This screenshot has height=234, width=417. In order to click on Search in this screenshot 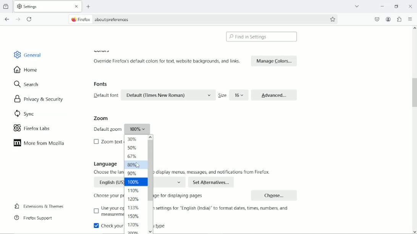, I will do `click(27, 85)`.